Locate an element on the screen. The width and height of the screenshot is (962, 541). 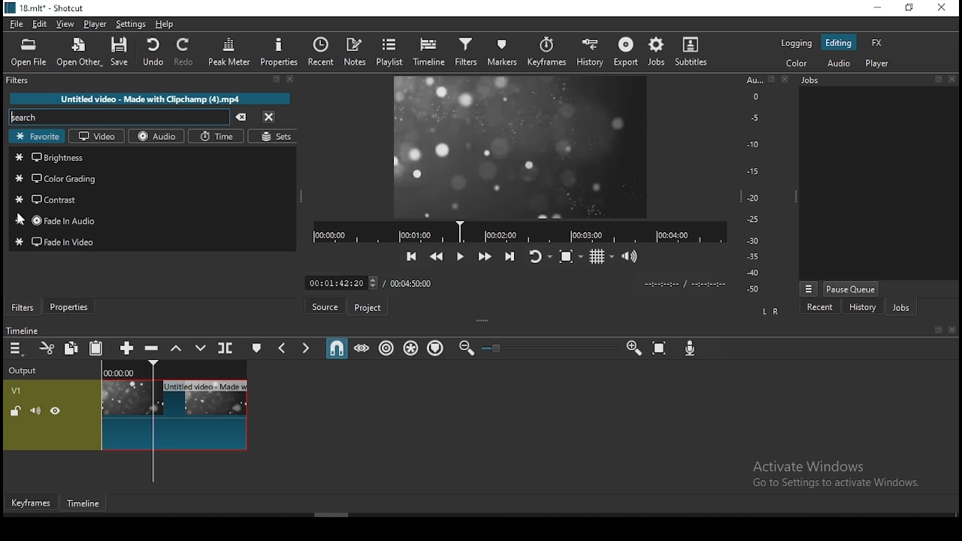
Close is located at coordinates (951, 79).